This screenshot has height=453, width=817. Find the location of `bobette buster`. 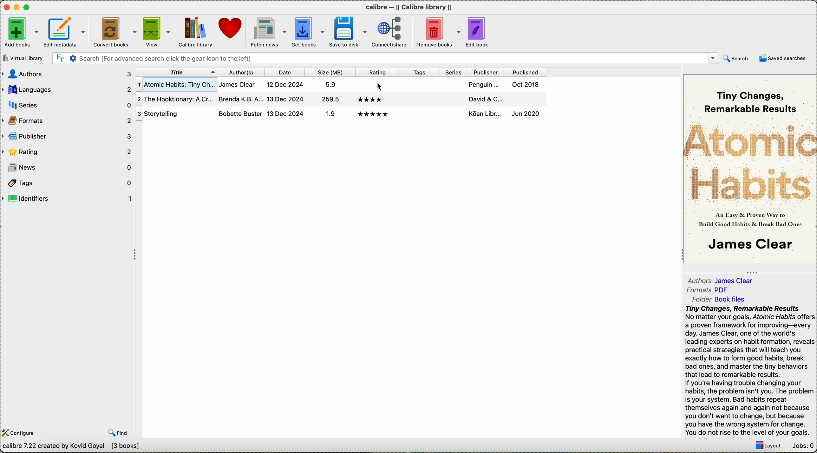

bobette buster is located at coordinates (240, 113).